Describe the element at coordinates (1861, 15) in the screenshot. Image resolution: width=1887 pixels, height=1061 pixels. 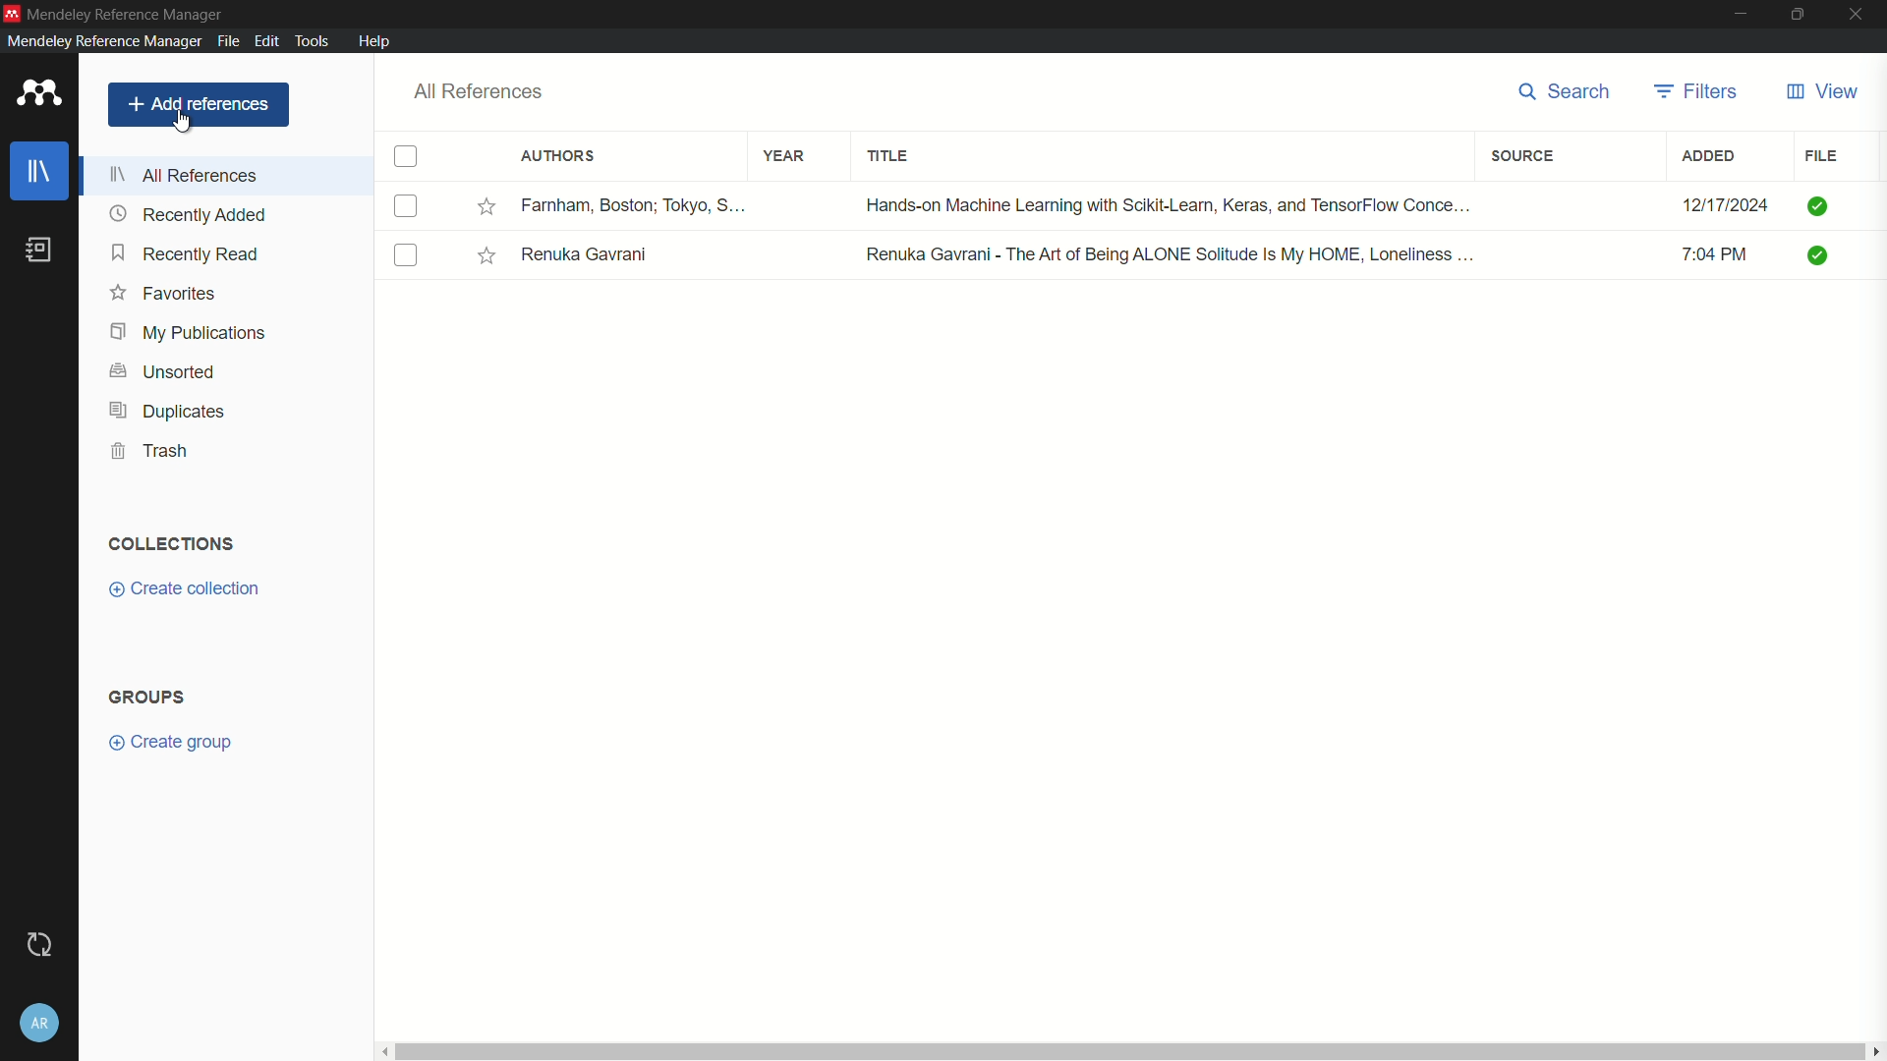
I see `close` at that location.